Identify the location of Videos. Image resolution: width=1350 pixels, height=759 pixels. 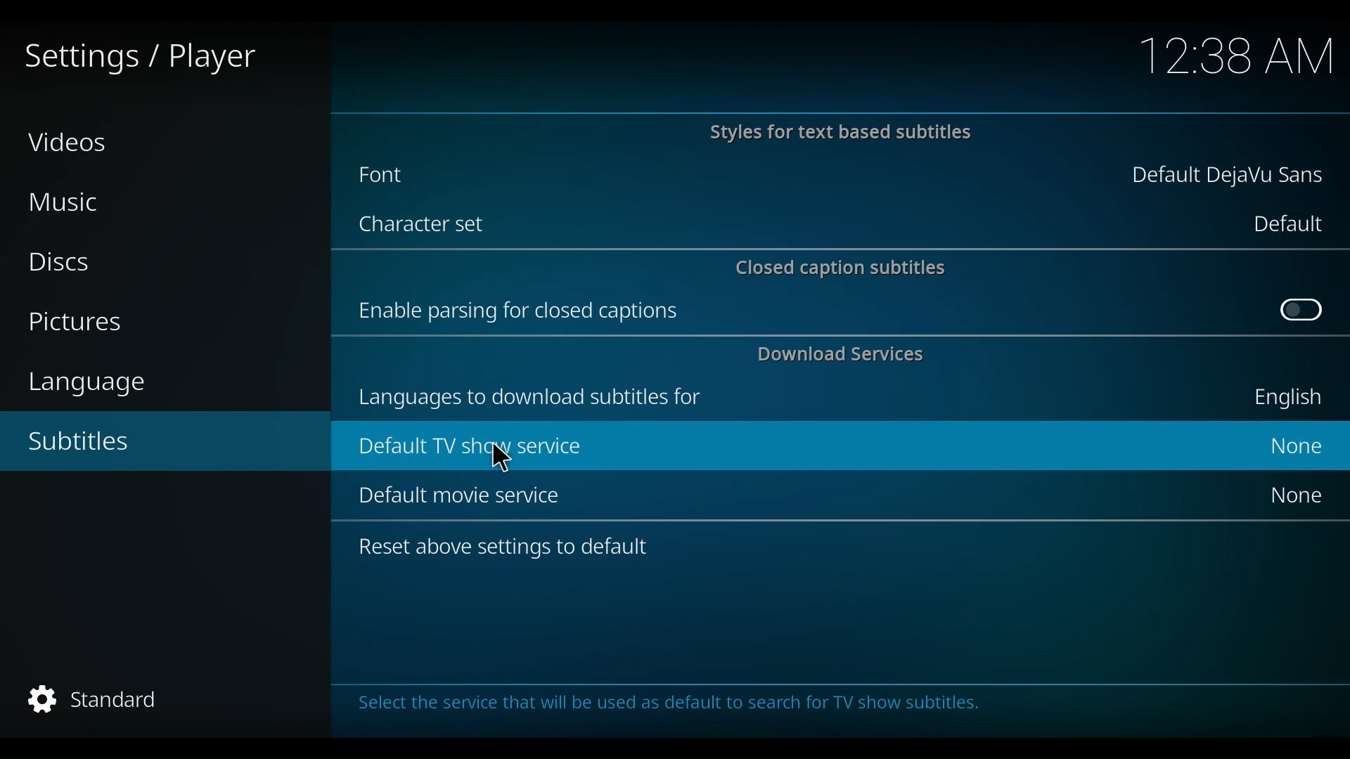
(70, 141).